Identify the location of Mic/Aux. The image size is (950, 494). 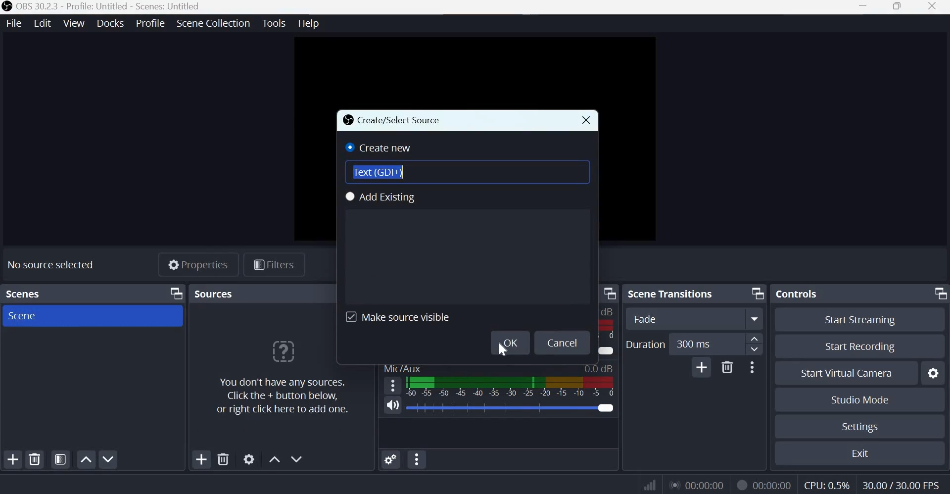
(403, 368).